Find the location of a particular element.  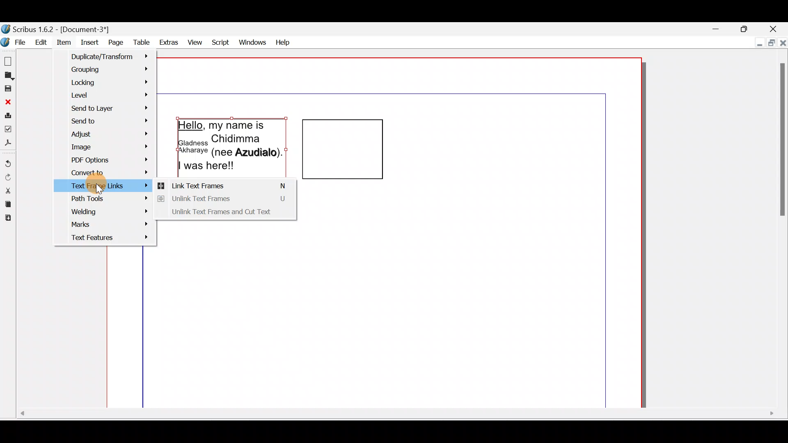

Close is located at coordinates (8, 102).